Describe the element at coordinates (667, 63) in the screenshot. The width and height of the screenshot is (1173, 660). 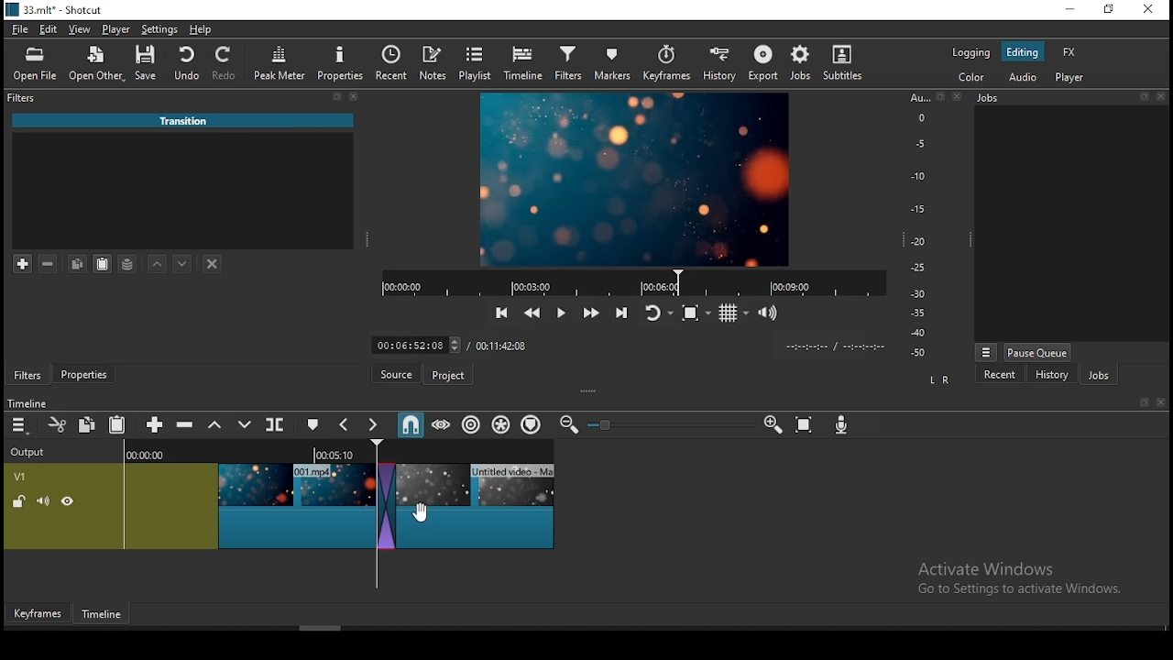
I see `keyframes` at that location.